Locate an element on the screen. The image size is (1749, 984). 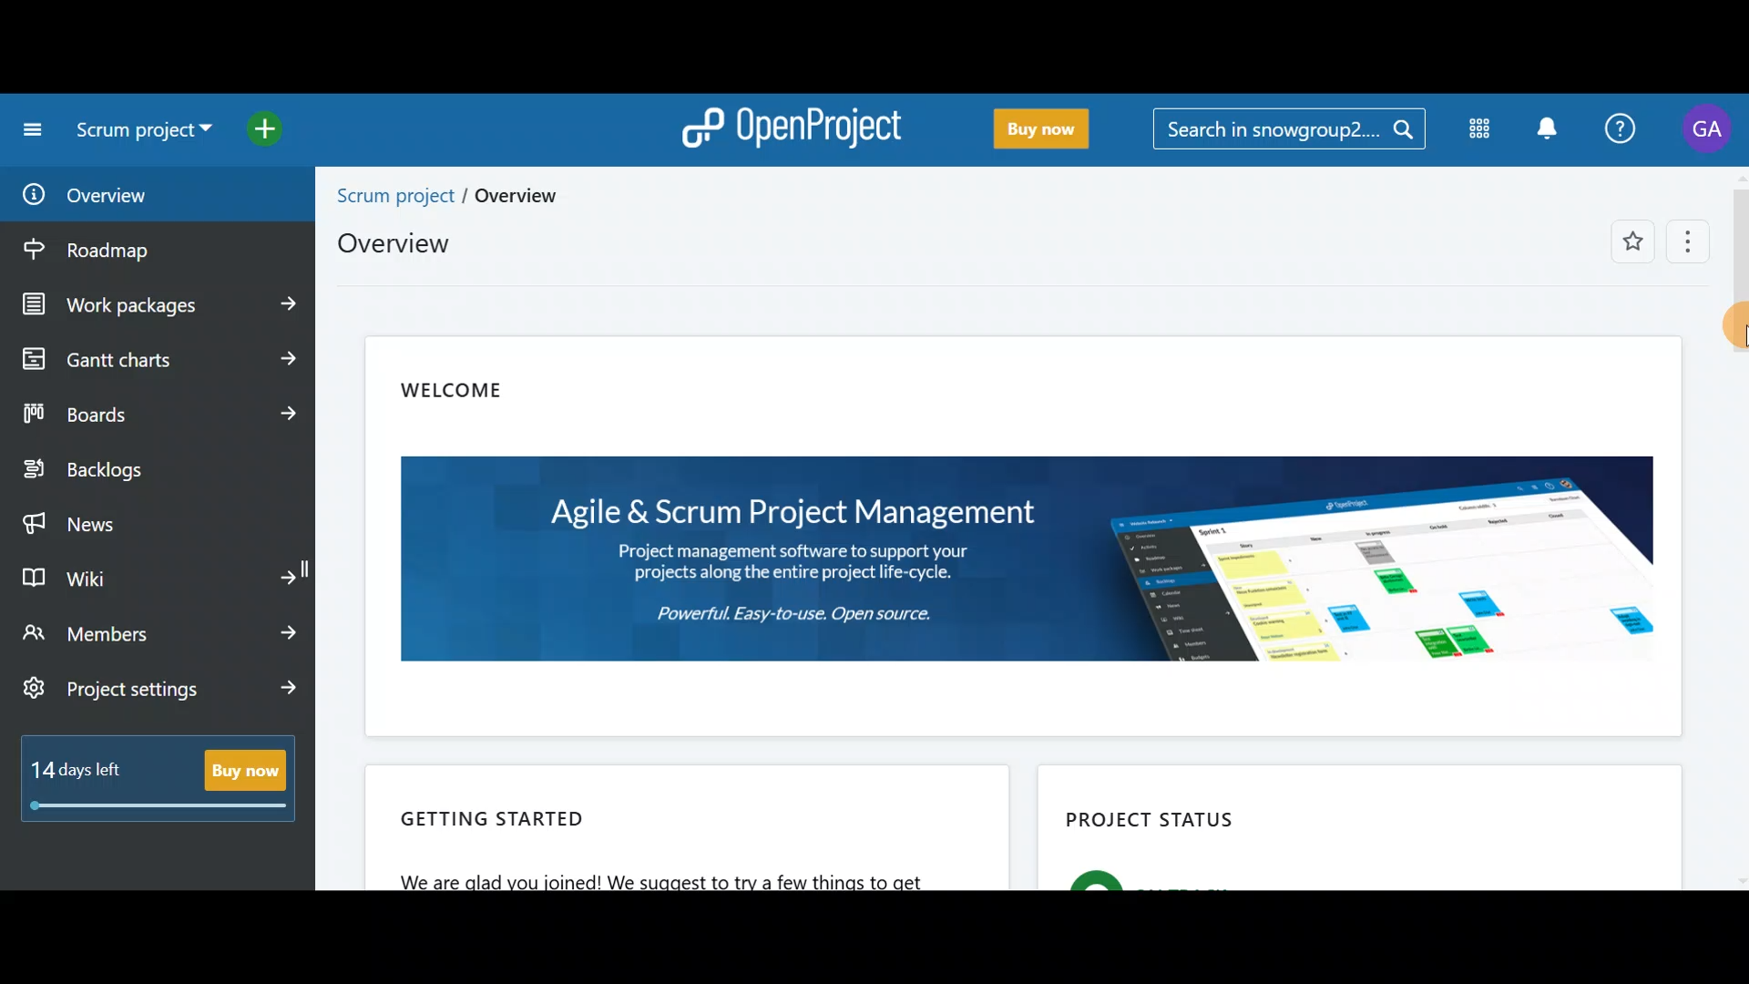
Scroll bar is located at coordinates (1738, 524).